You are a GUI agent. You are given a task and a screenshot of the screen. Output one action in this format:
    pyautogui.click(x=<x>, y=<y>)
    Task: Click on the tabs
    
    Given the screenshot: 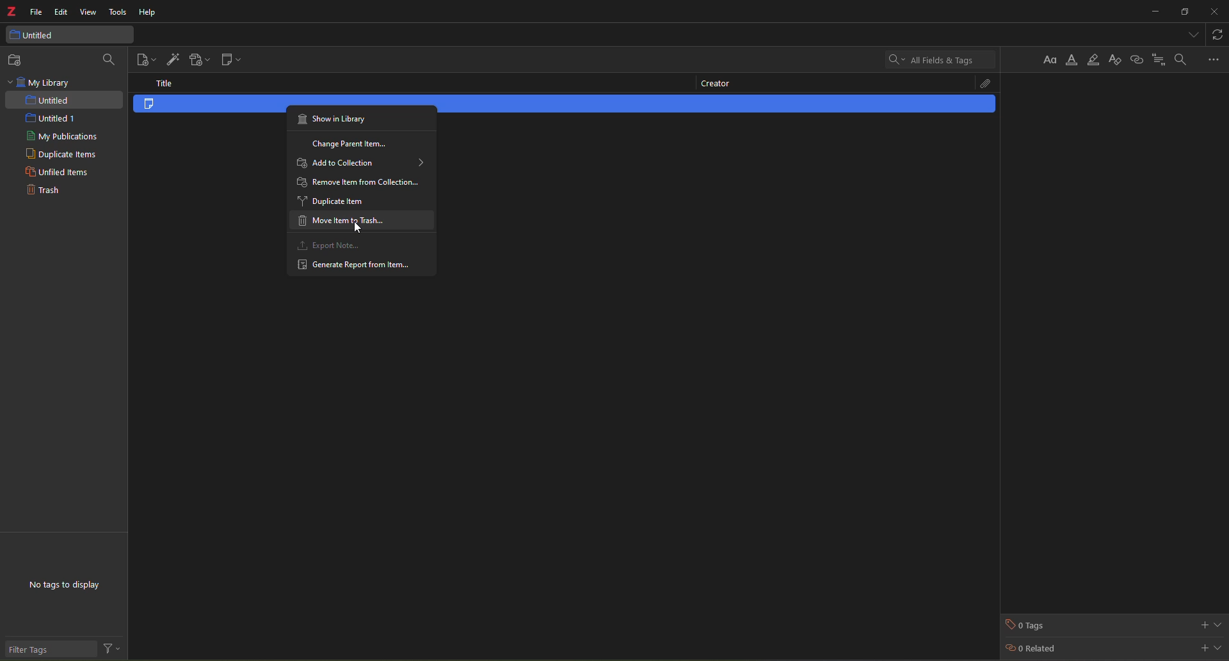 What is the action you would take?
    pyautogui.click(x=1190, y=33)
    